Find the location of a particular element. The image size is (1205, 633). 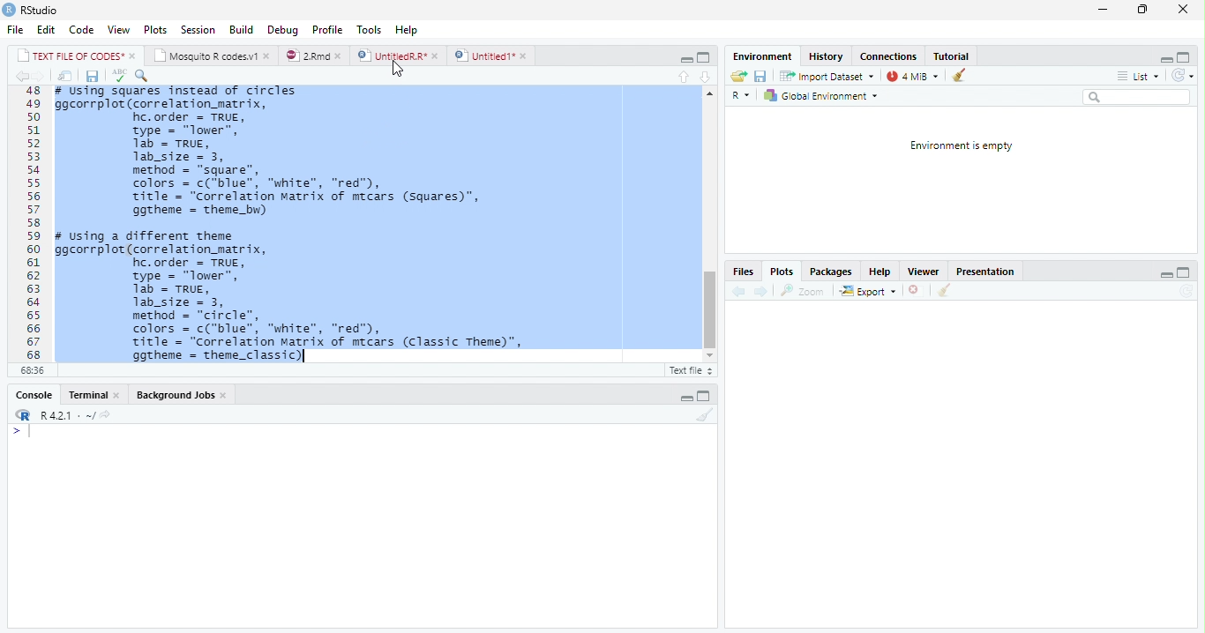

2rmd is located at coordinates (314, 55).